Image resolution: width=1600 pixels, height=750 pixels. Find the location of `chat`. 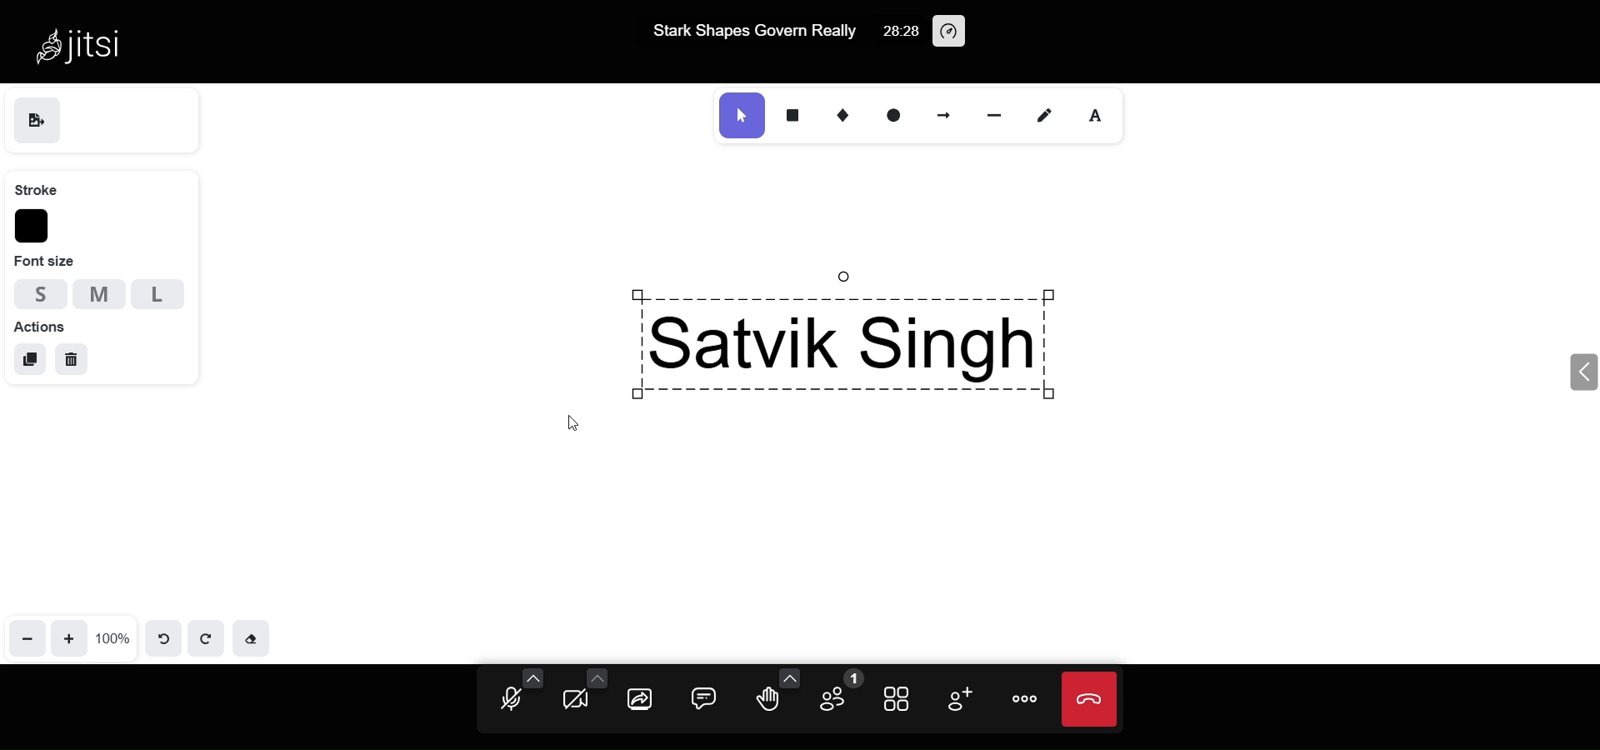

chat is located at coordinates (700, 700).